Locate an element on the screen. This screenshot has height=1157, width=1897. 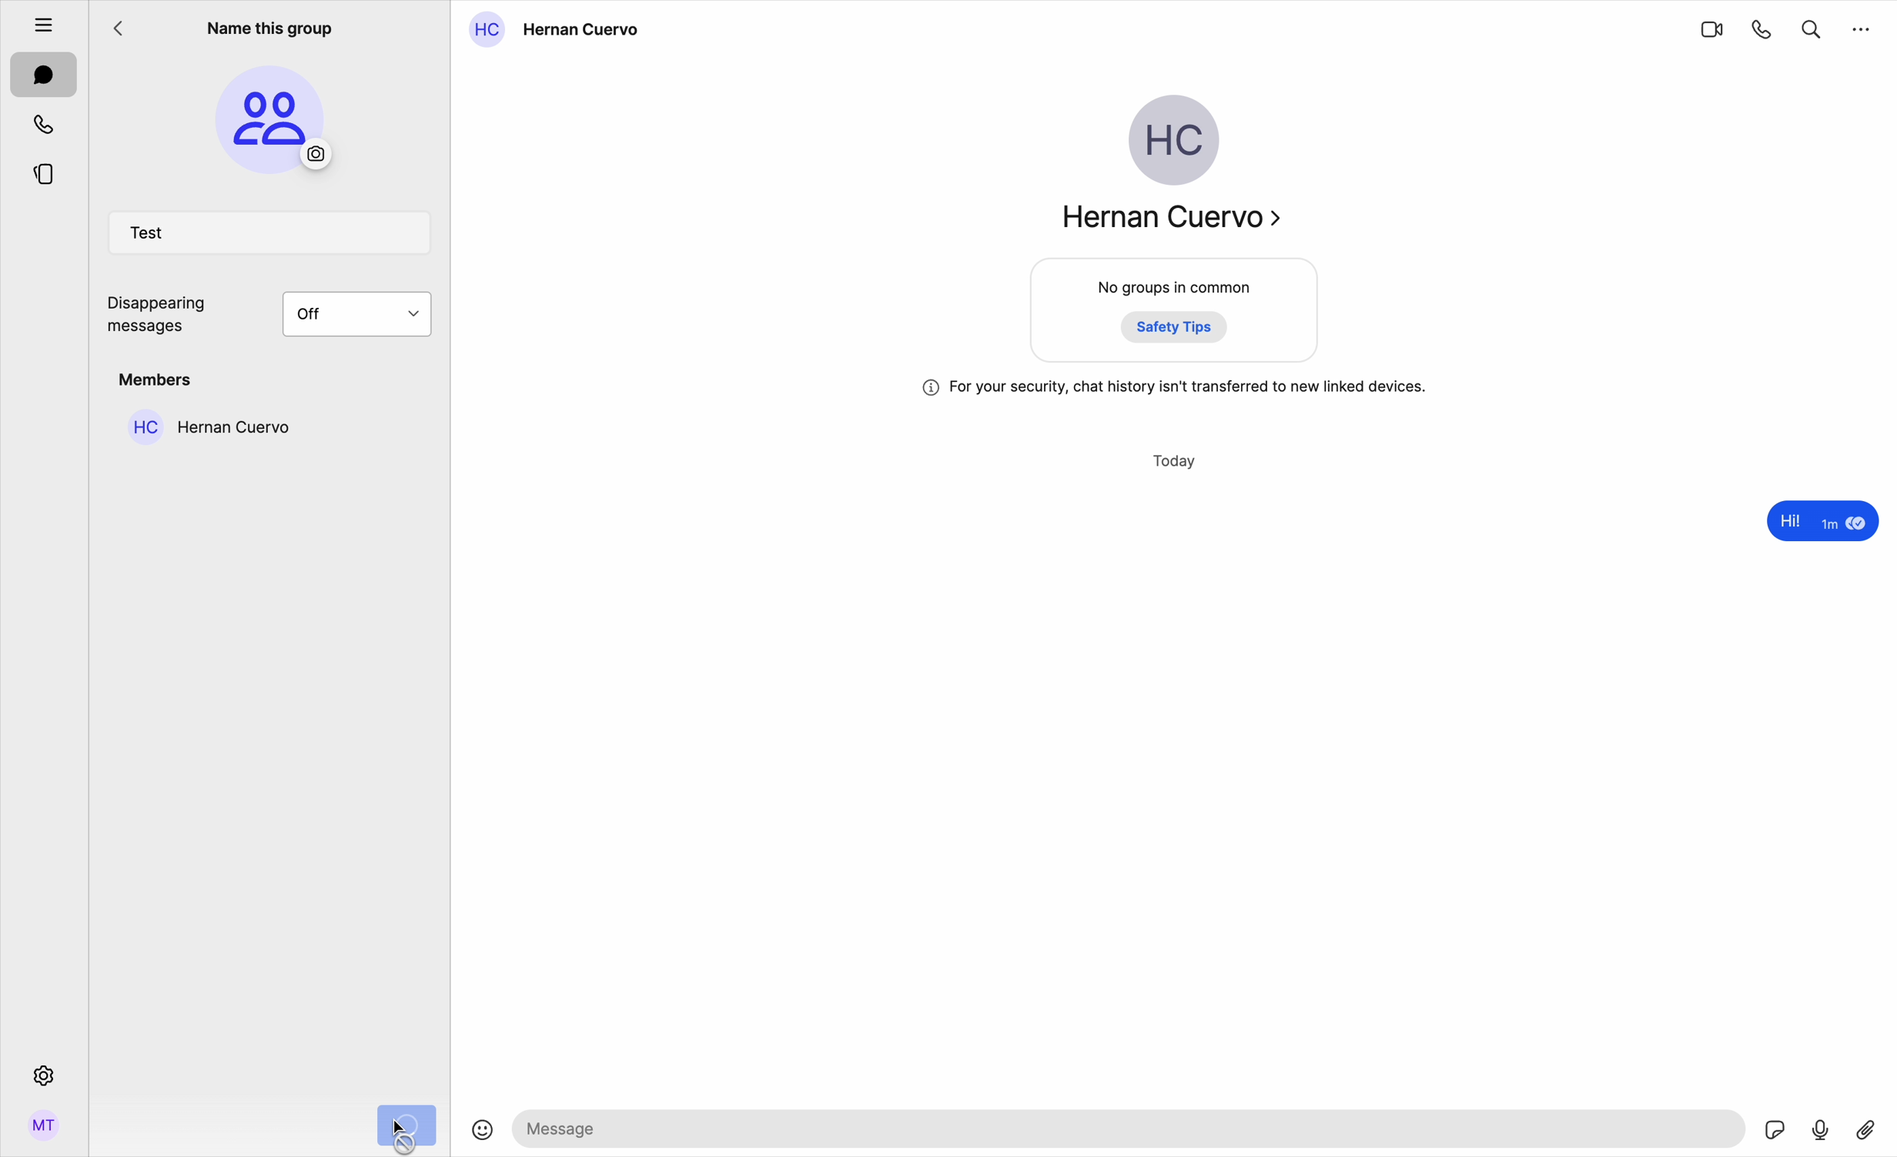
today is located at coordinates (1176, 462).